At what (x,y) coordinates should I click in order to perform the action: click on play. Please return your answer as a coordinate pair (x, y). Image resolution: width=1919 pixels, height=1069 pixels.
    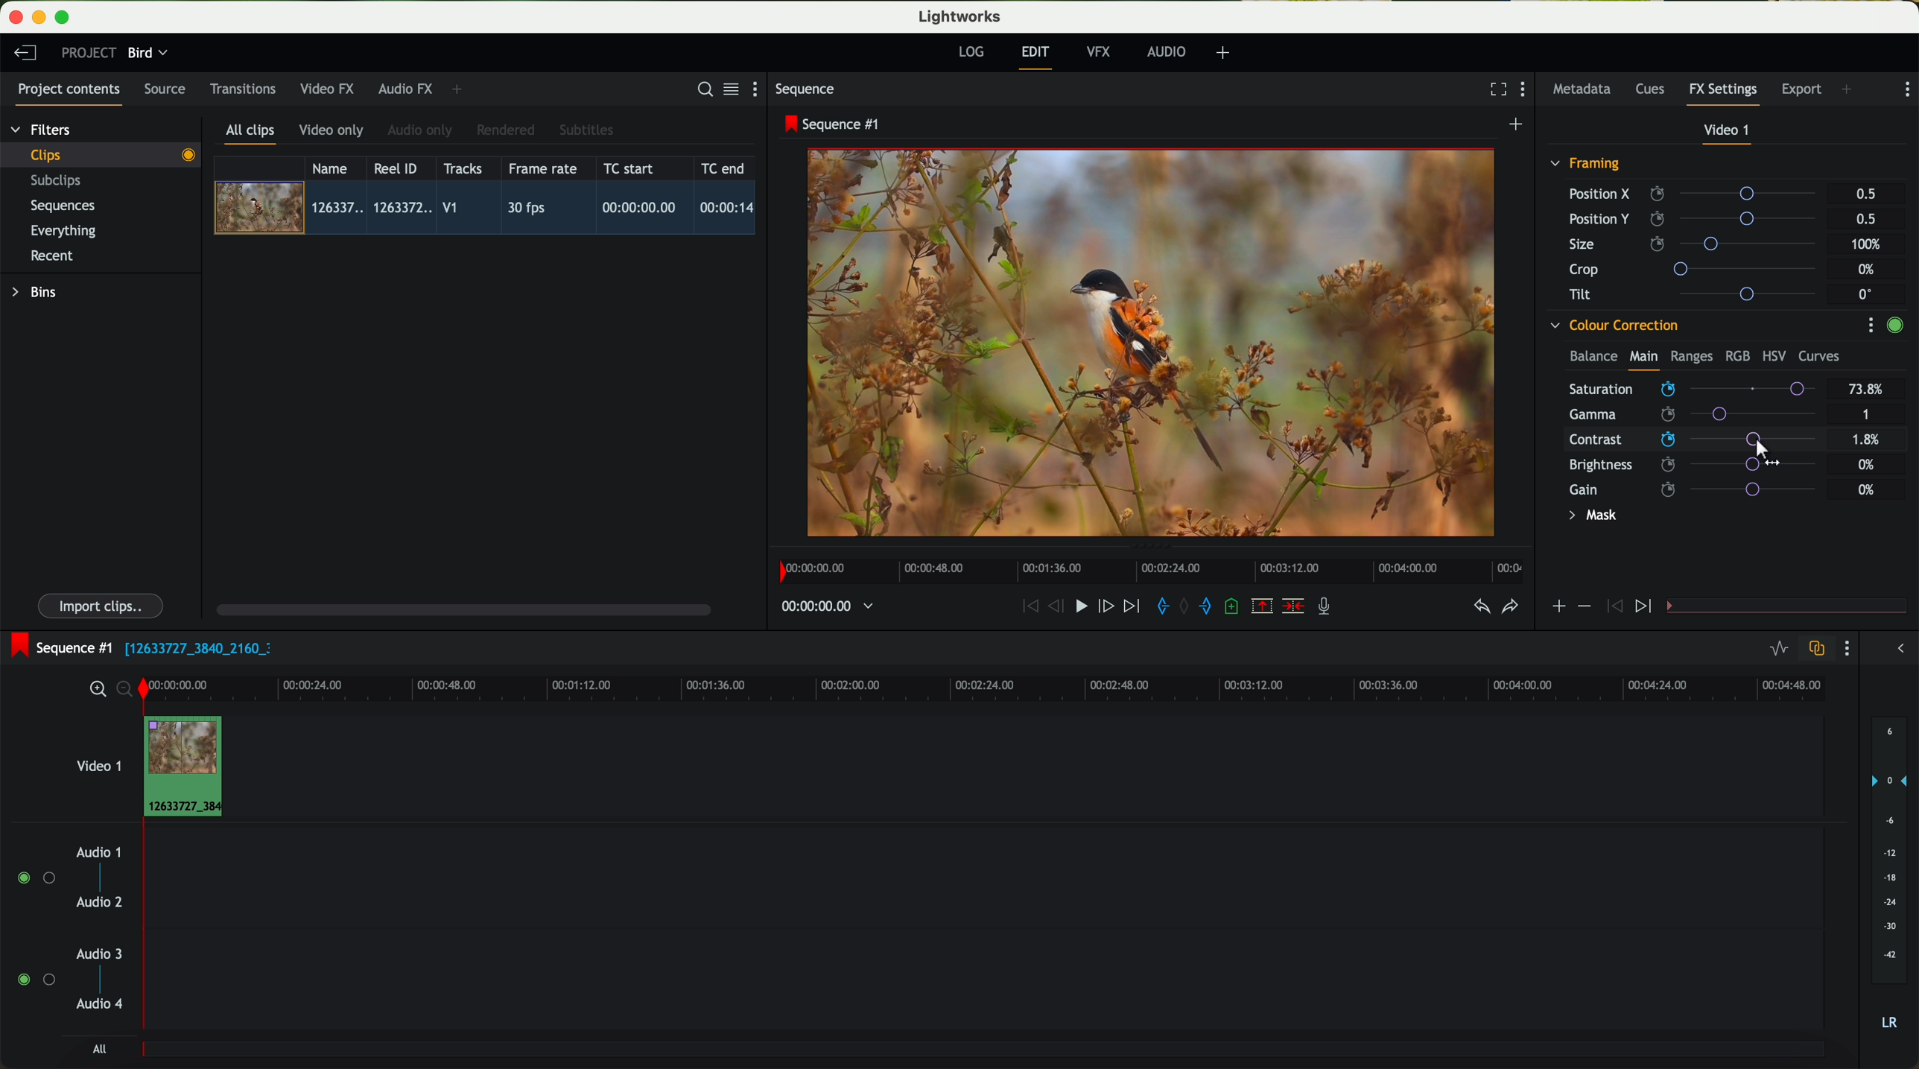
    Looking at the image, I should click on (1080, 605).